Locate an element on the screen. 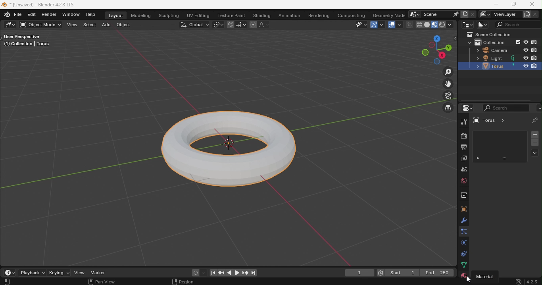  Marker is located at coordinates (98, 273).